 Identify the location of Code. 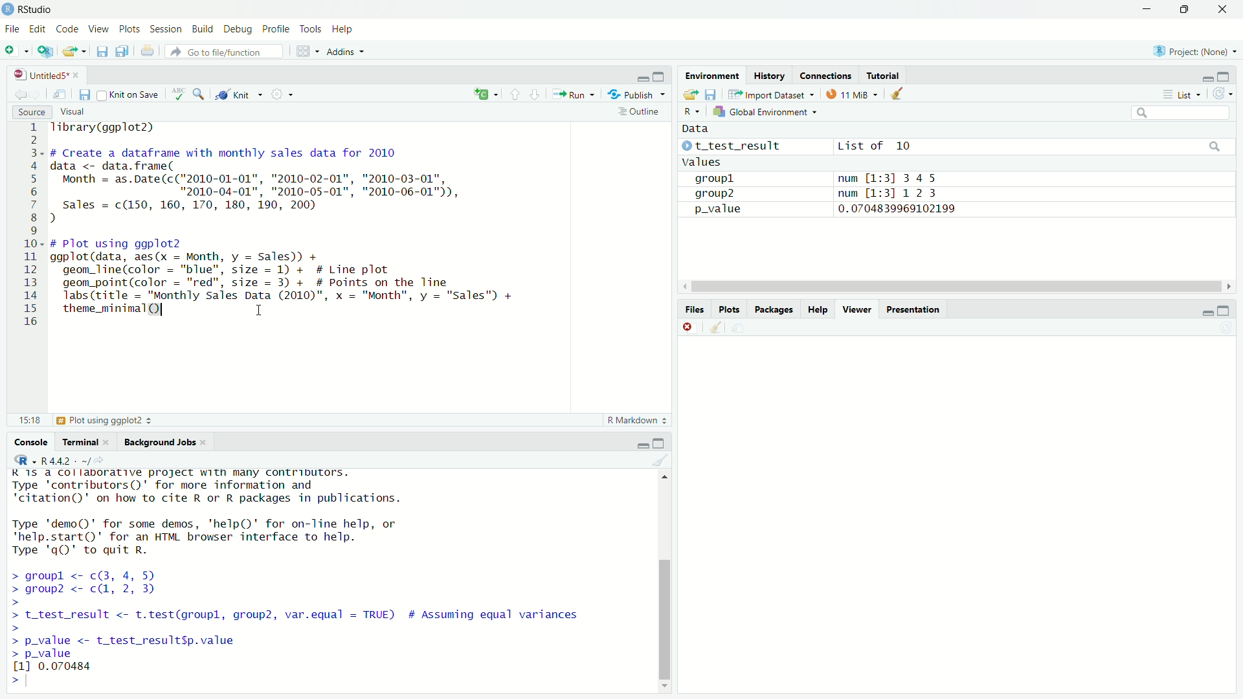
(68, 27).